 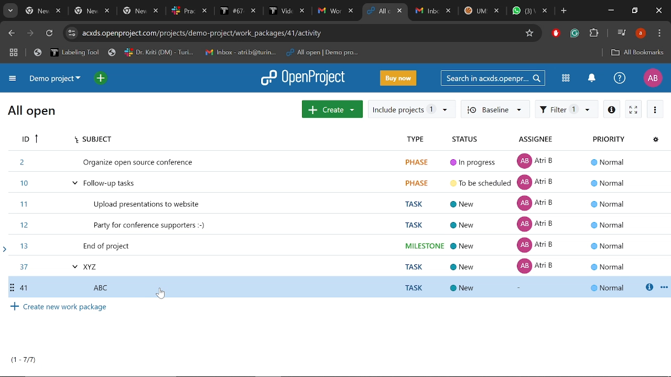 What do you see at coordinates (475, 139) in the screenshot?
I see `Status` at bounding box center [475, 139].